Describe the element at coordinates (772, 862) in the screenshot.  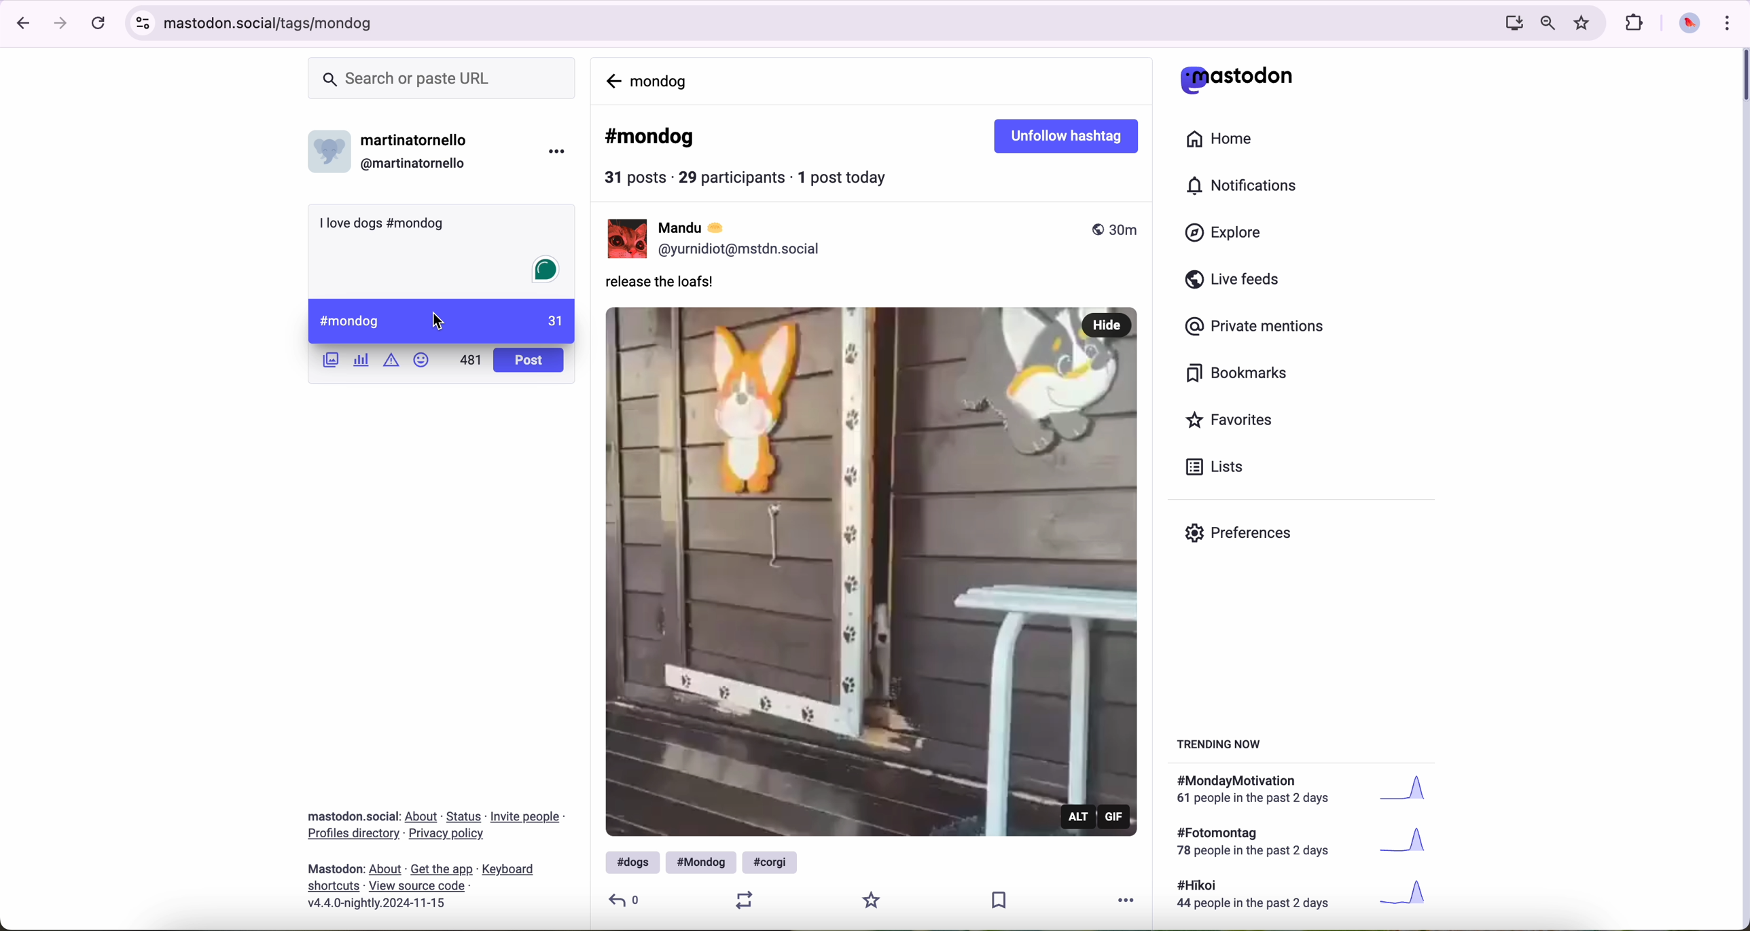
I see `#corgi` at that location.